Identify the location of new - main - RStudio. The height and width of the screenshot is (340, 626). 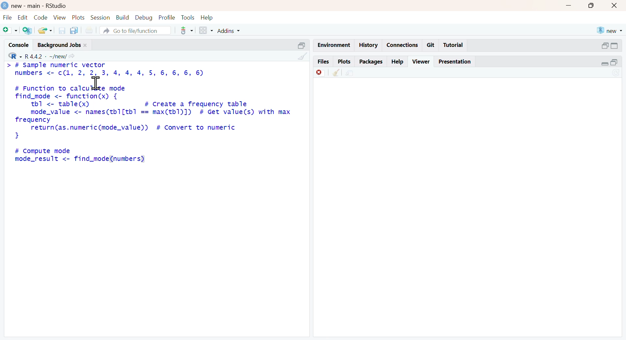
(40, 6).